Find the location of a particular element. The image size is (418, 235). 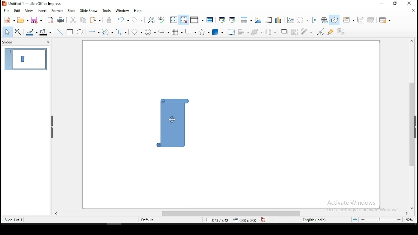

callout shapes is located at coordinates (190, 32).